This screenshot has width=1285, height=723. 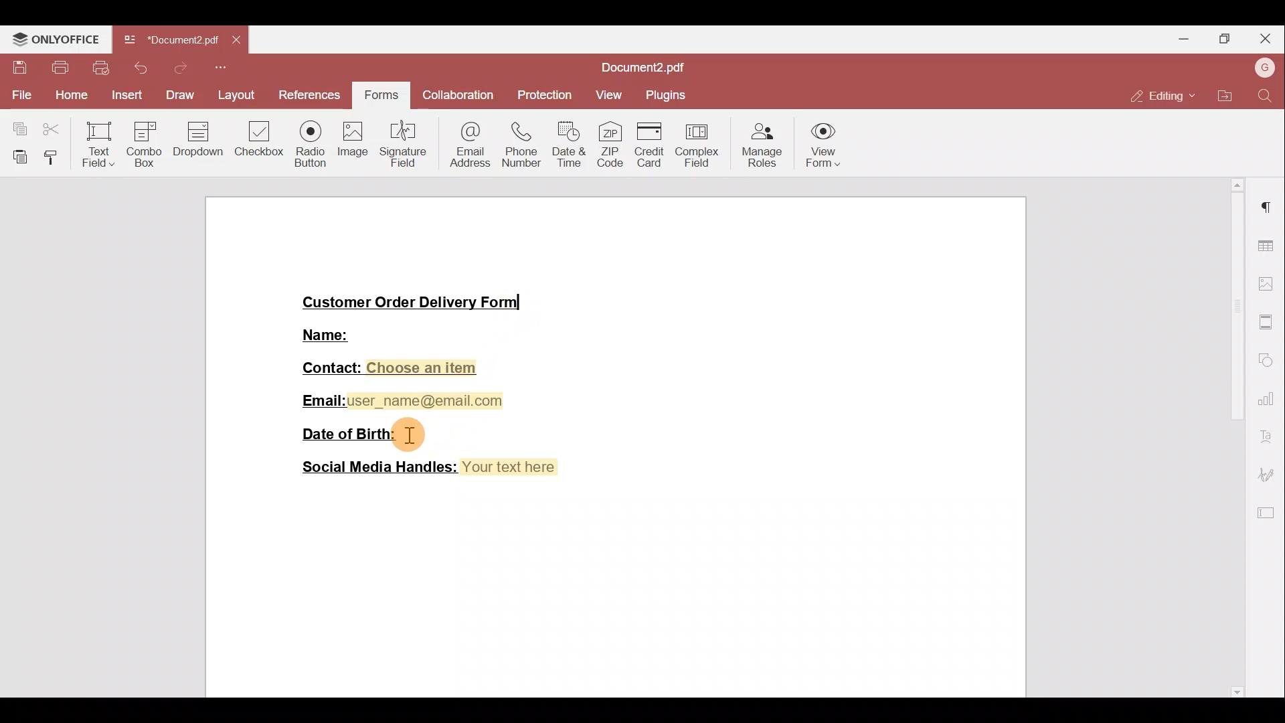 What do you see at coordinates (821, 148) in the screenshot?
I see `View form` at bounding box center [821, 148].